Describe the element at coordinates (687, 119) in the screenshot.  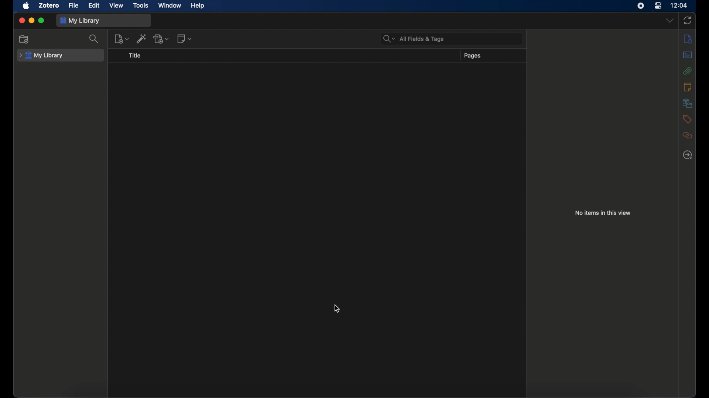
I see `tags` at that location.